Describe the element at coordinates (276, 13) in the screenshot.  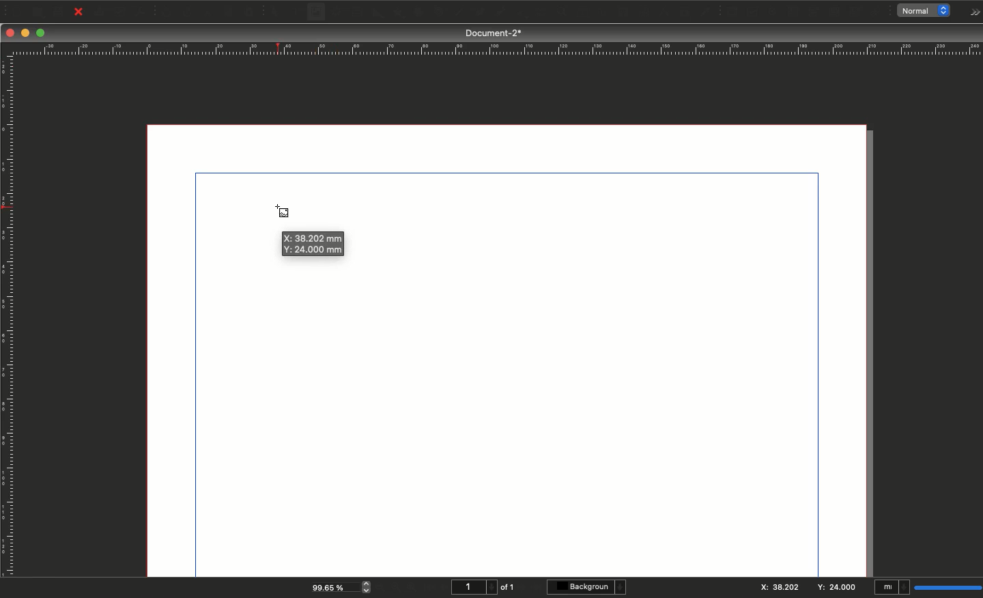
I see `Select item` at that location.